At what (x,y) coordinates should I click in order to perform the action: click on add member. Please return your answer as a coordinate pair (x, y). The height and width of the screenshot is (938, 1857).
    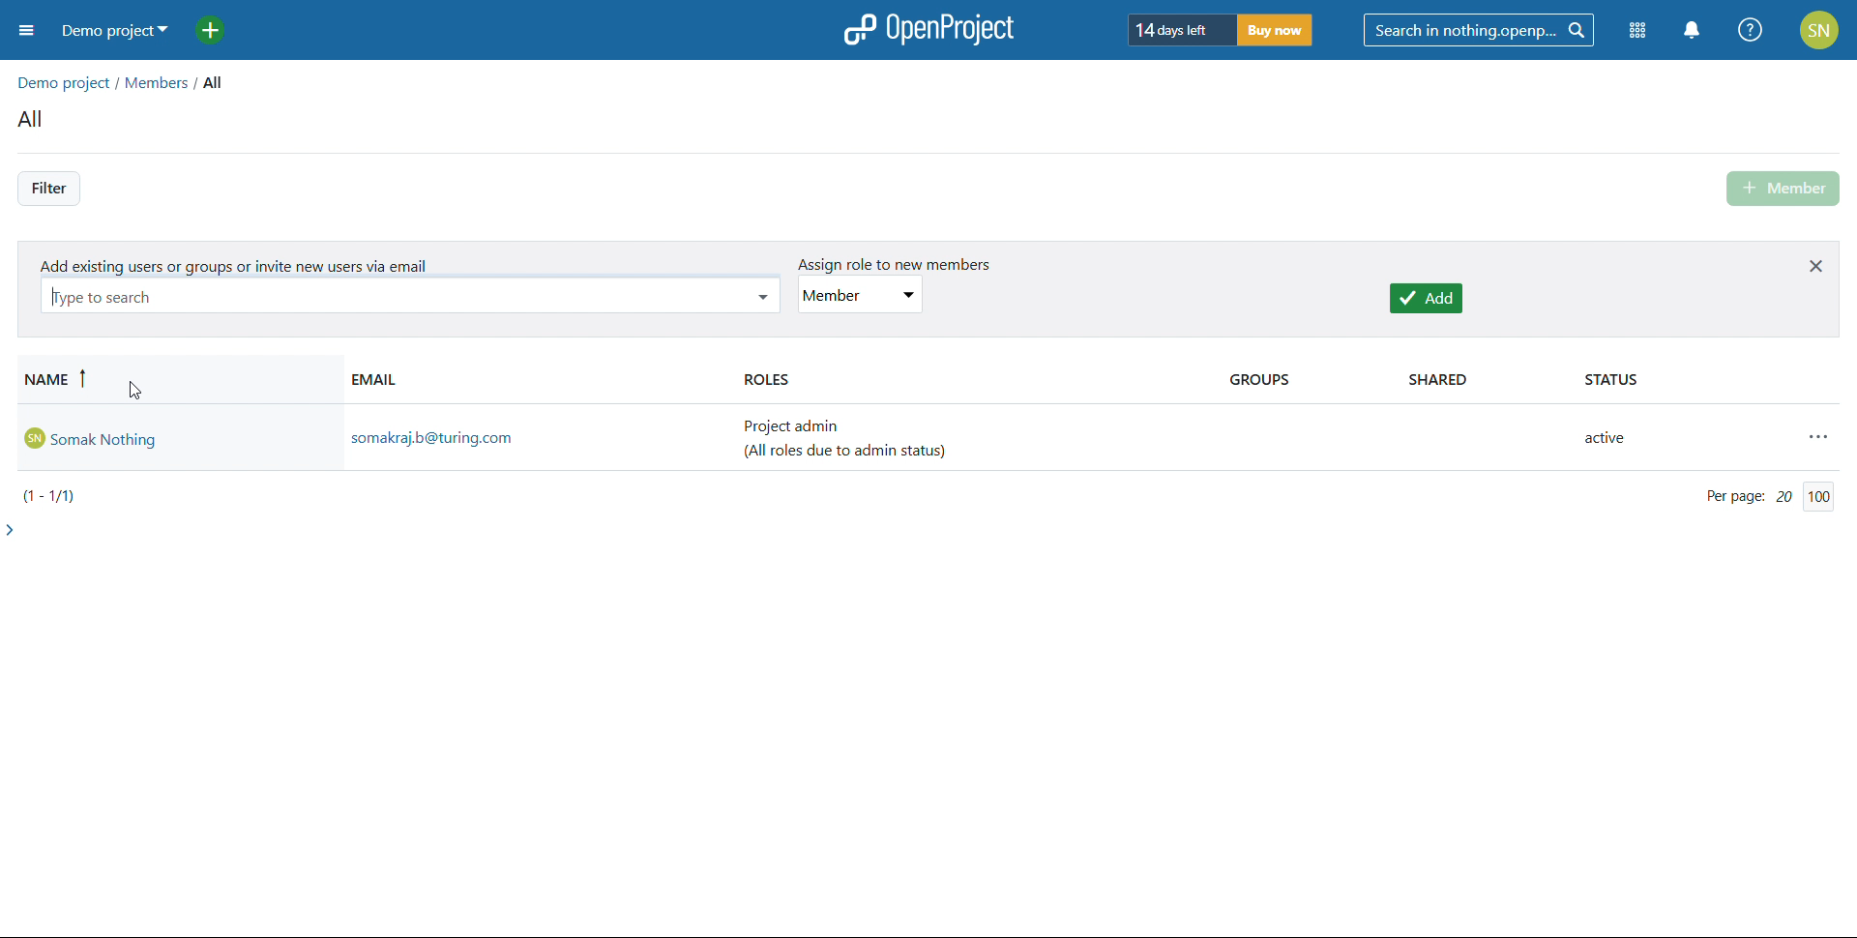
    Looking at the image, I should click on (1785, 189).